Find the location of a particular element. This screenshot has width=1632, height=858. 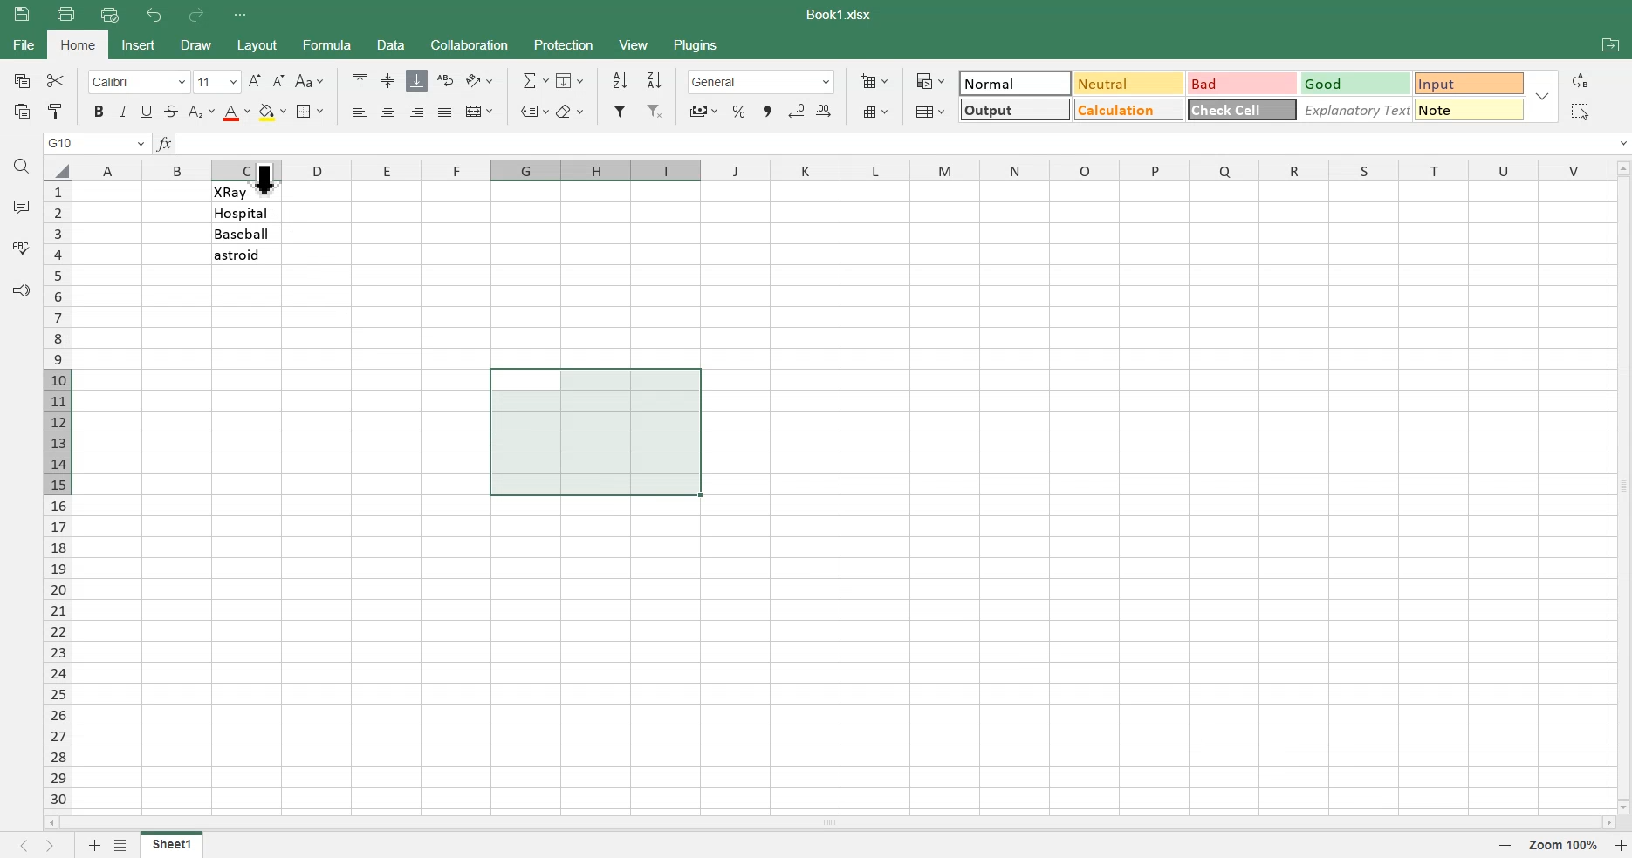

11 (font size) is located at coordinates (216, 82).